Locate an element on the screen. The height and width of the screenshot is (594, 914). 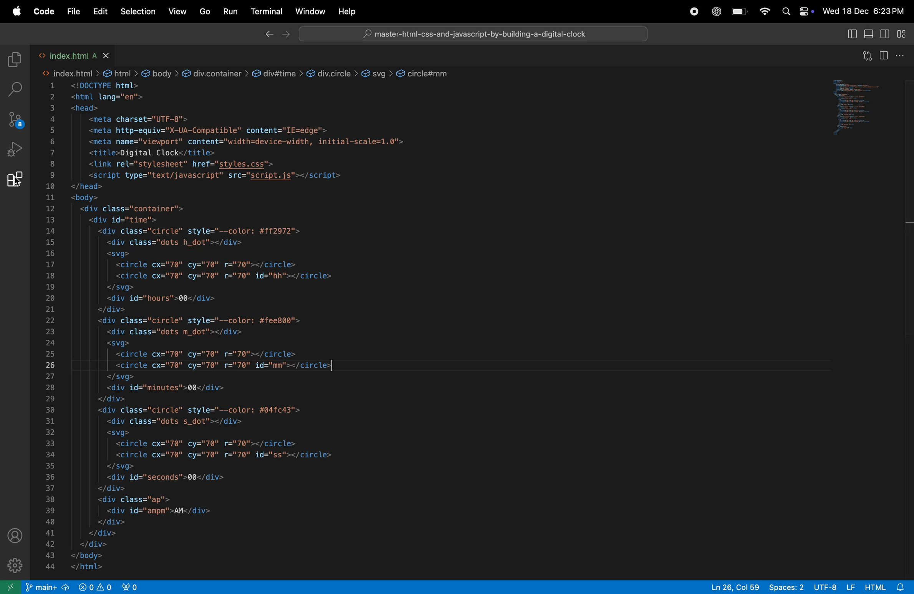
run is located at coordinates (228, 12).